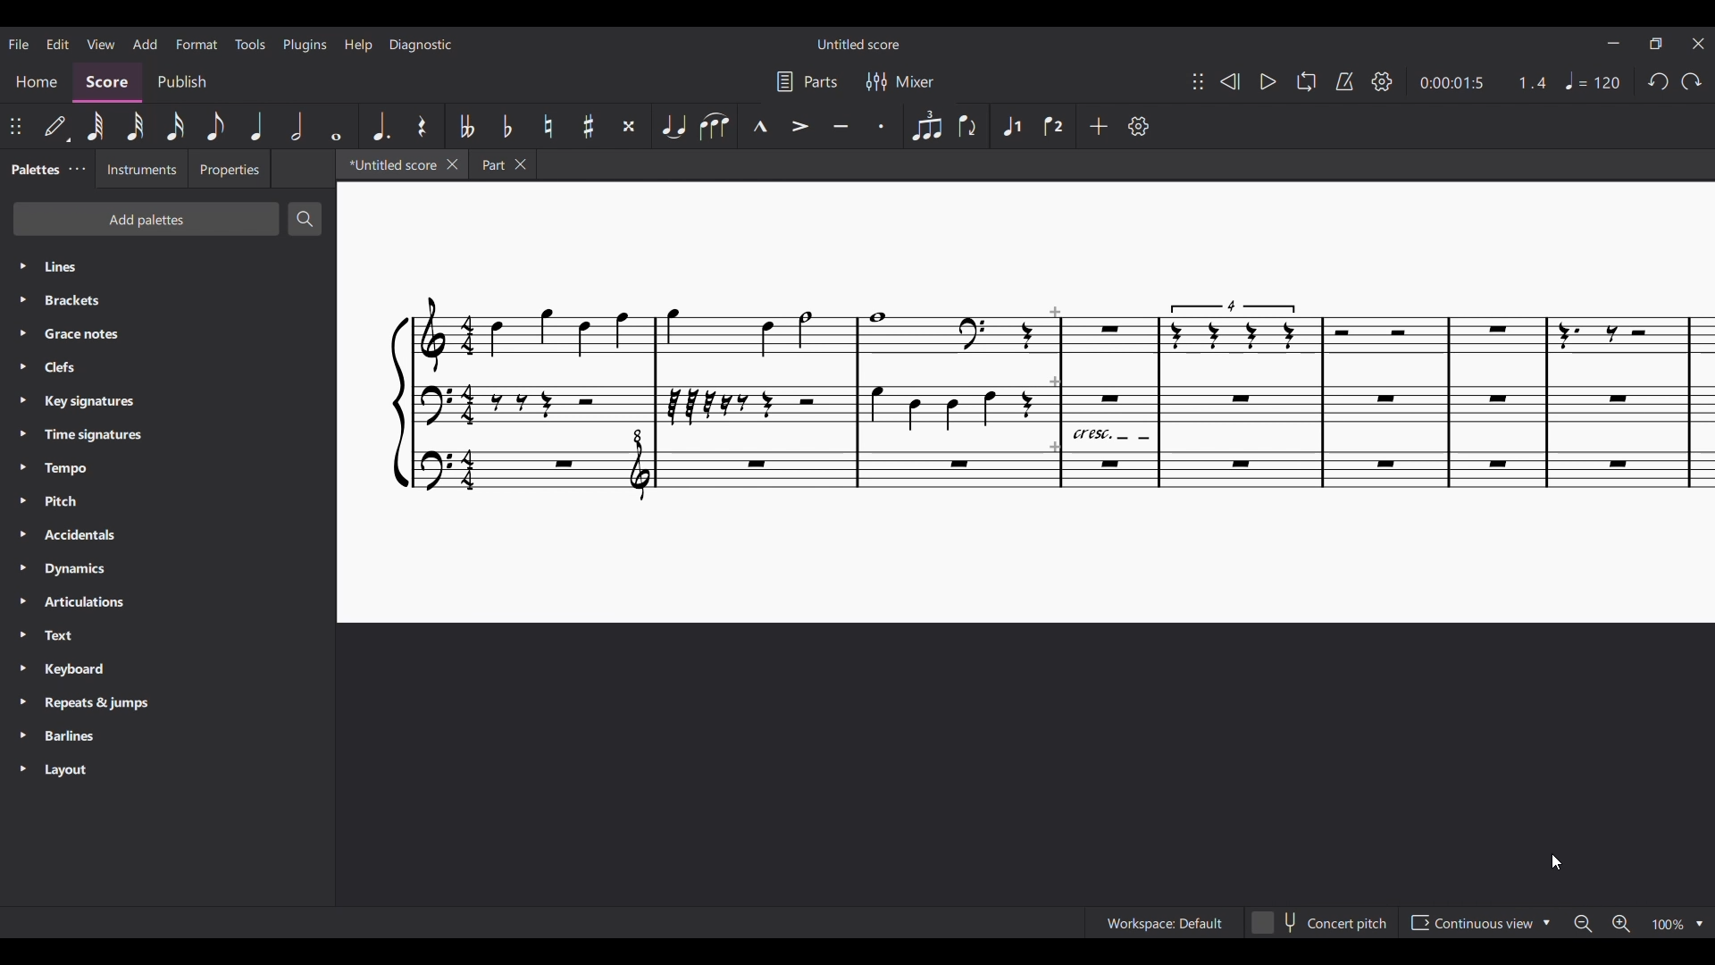 This screenshot has width=1715, height=965. Describe the element at coordinates (1100, 126) in the screenshot. I see `Add` at that location.